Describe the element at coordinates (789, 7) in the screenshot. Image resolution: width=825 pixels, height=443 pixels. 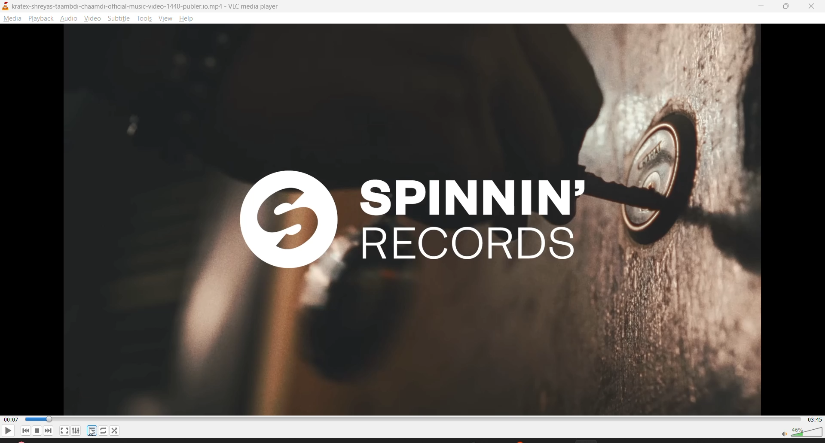
I see `maximize` at that location.